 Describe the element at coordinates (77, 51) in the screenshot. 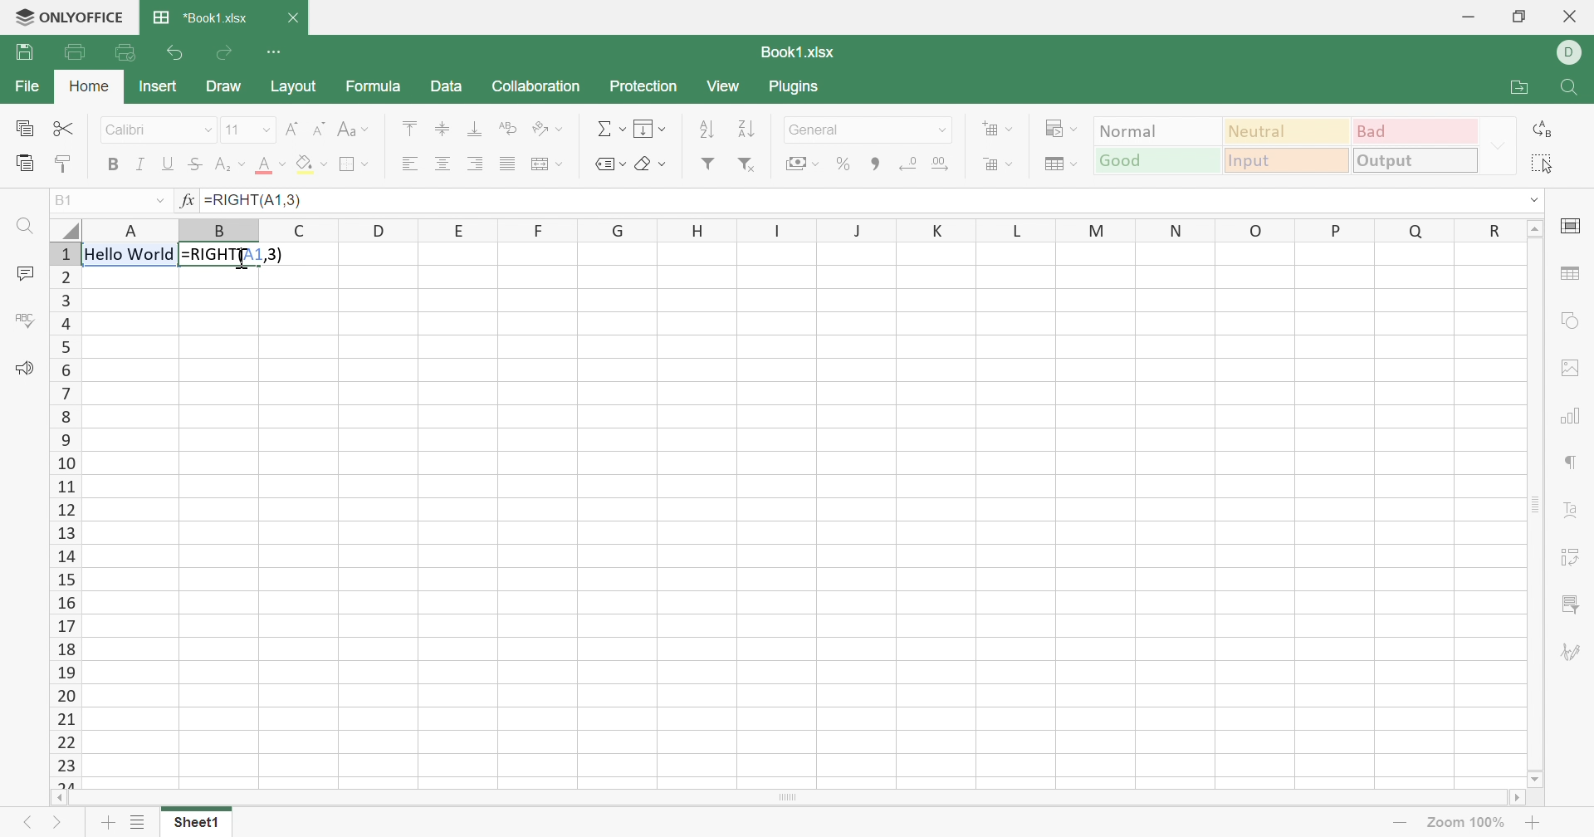

I see `Print file` at that location.